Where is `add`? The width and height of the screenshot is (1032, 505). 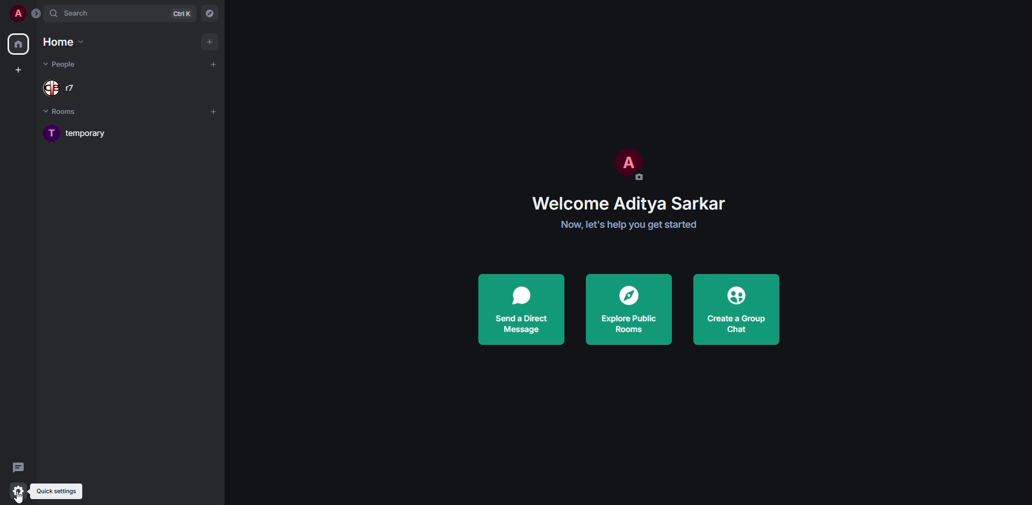
add is located at coordinates (211, 42).